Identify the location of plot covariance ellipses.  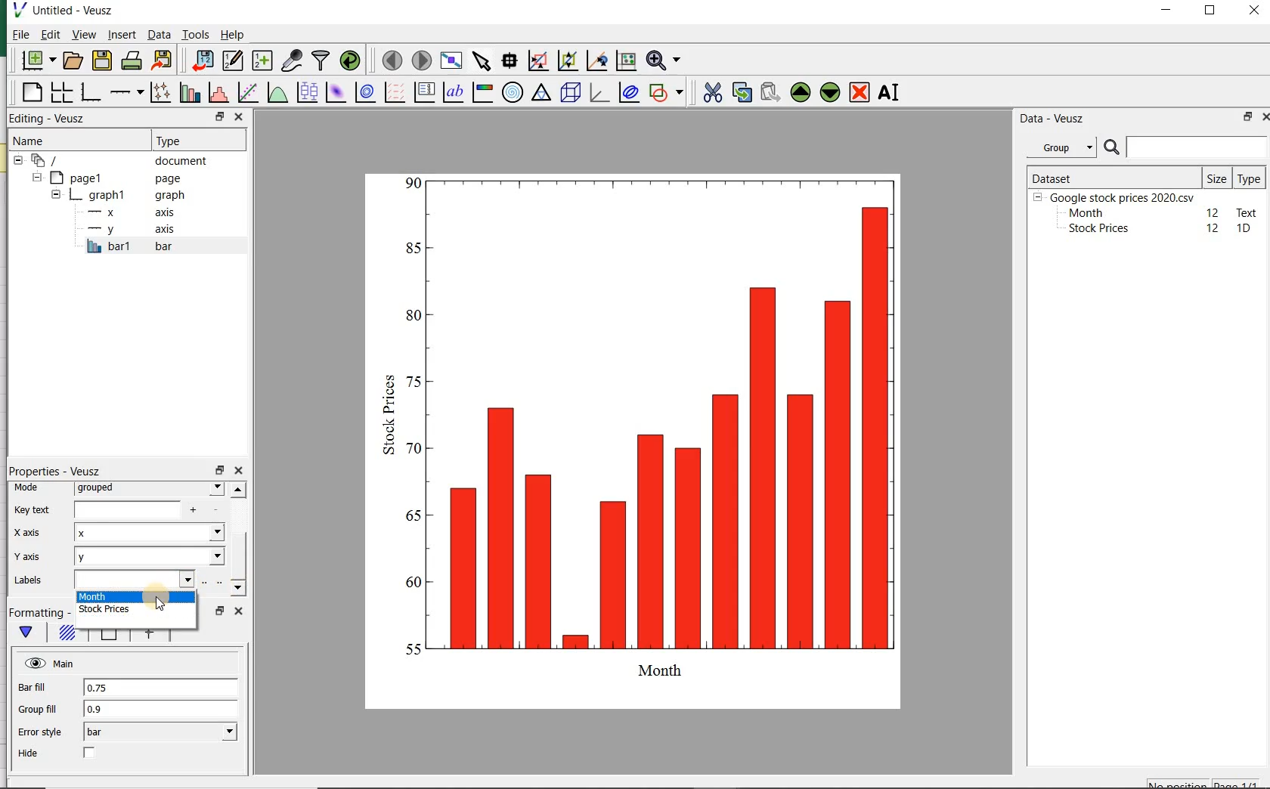
(629, 93).